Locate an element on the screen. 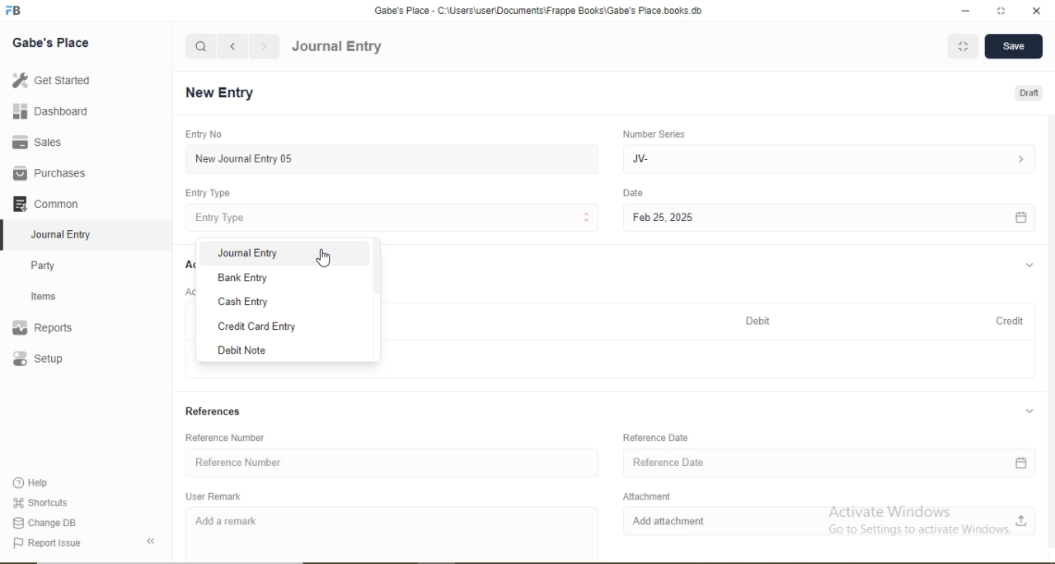 The image size is (1055, 564). Draft is located at coordinates (1030, 94).